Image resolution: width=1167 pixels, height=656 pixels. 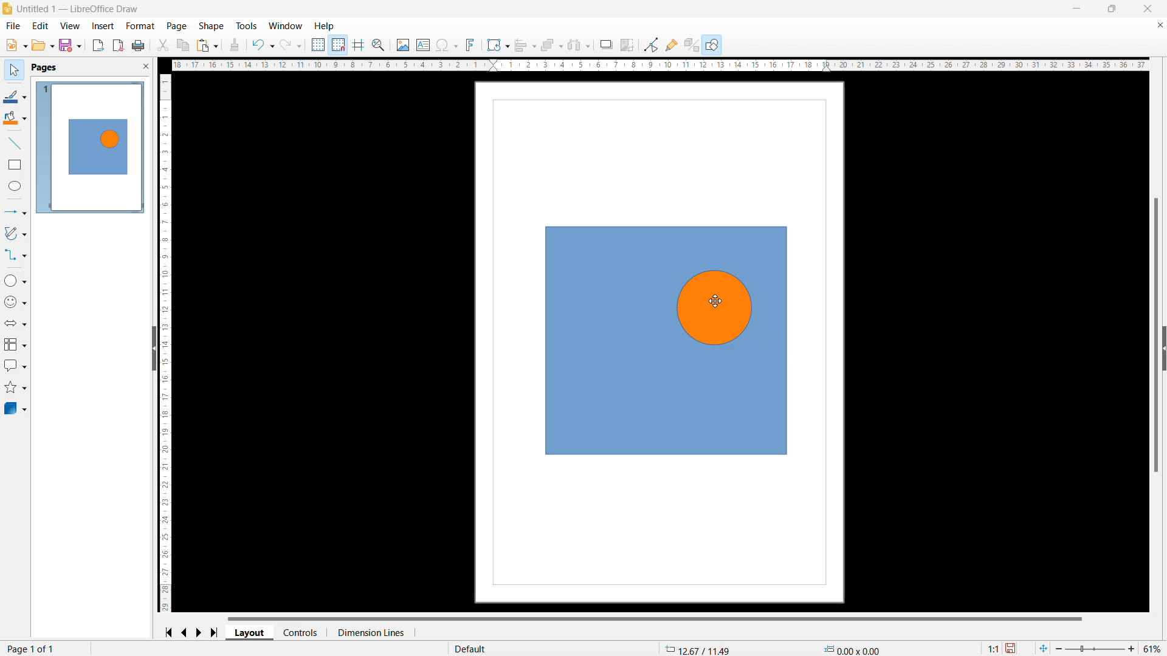 I want to click on clone formatting, so click(x=235, y=44).